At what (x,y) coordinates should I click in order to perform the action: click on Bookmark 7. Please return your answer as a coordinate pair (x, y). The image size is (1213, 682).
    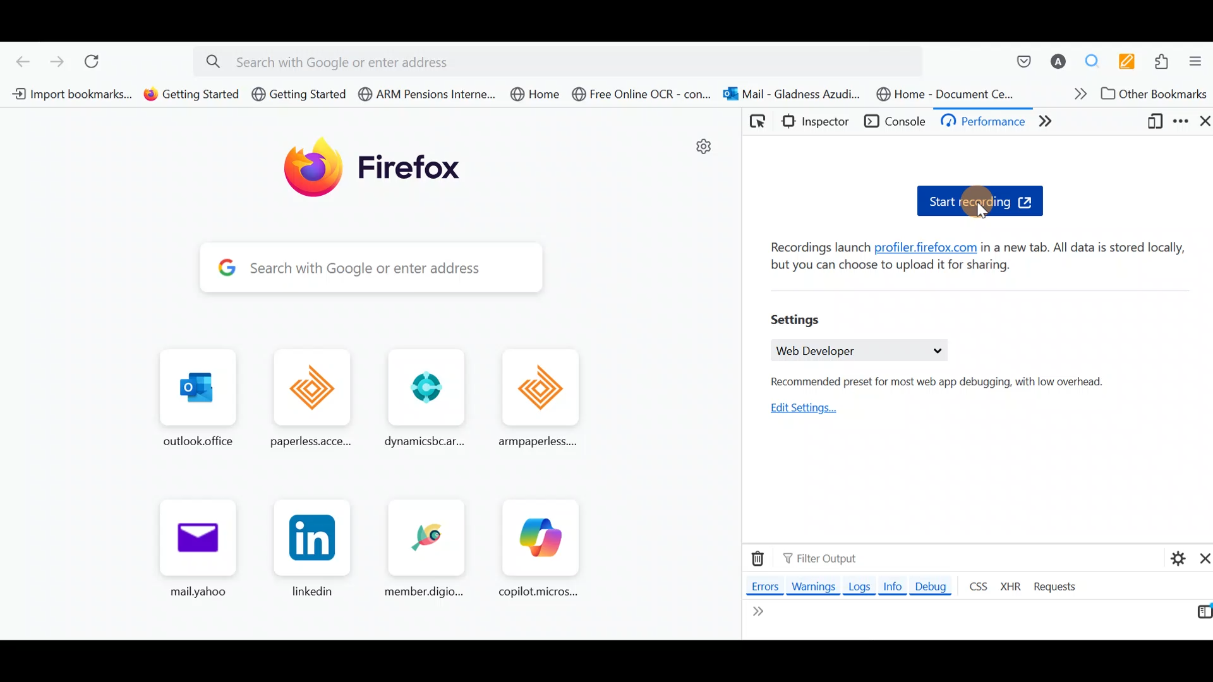
    Looking at the image, I should click on (790, 95).